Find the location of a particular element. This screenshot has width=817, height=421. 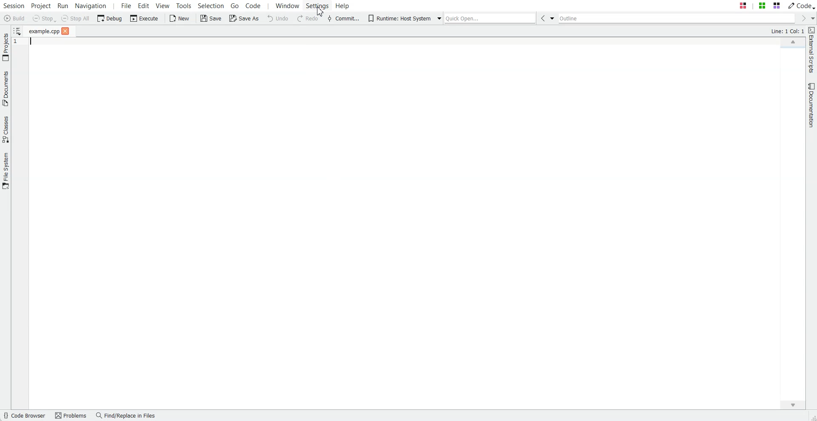

New is located at coordinates (180, 19).